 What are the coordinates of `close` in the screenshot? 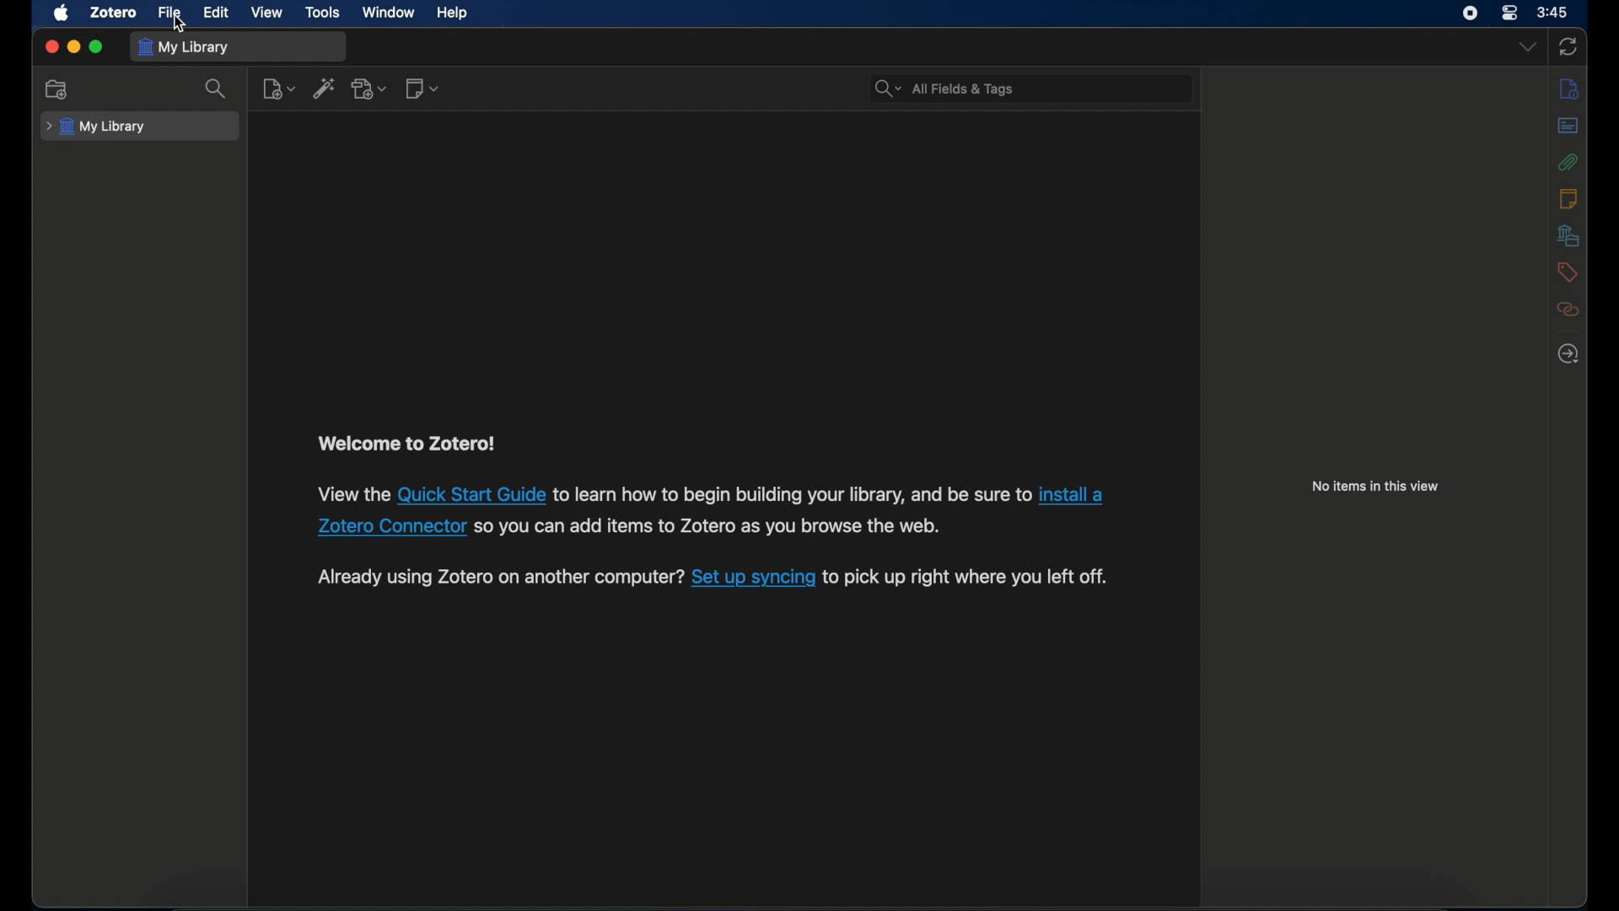 It's located at (51, 46).